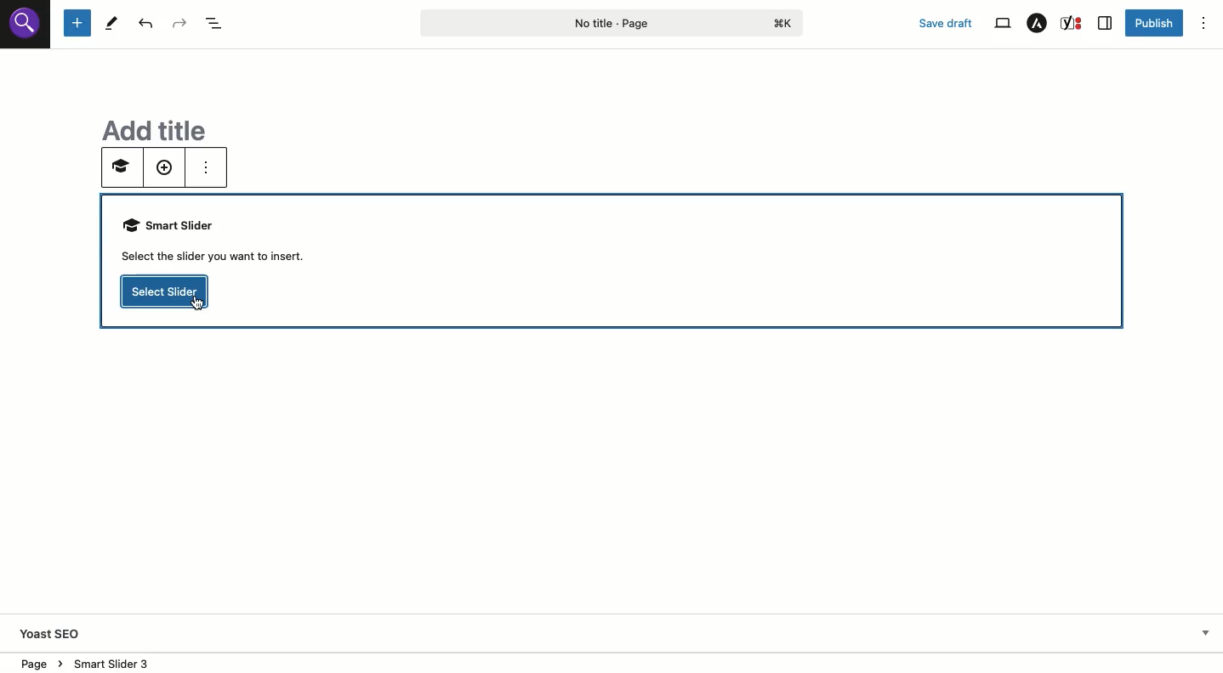 This screenshot has height=673, width=1223. Describe the element at coordinates (1106, 23) in the screenshot. I see `Sidebar` at that location.